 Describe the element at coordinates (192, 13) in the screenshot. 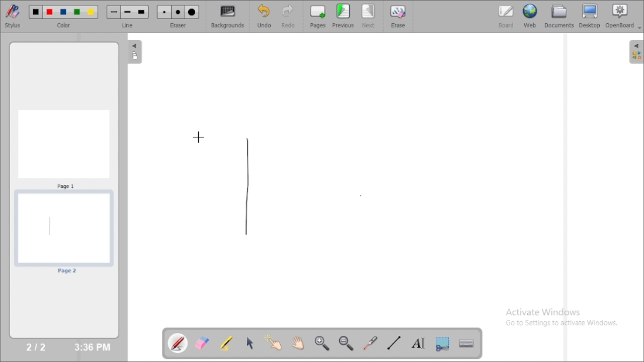

I see `Large eraser` at that location.